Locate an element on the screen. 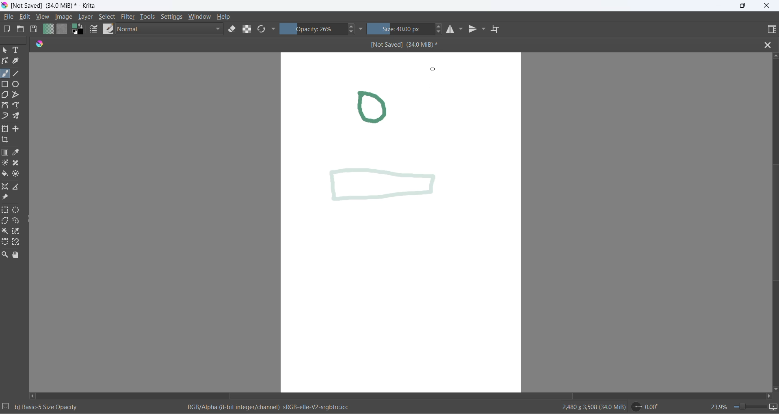  set eraser tool is located at coordinates (232, 29).